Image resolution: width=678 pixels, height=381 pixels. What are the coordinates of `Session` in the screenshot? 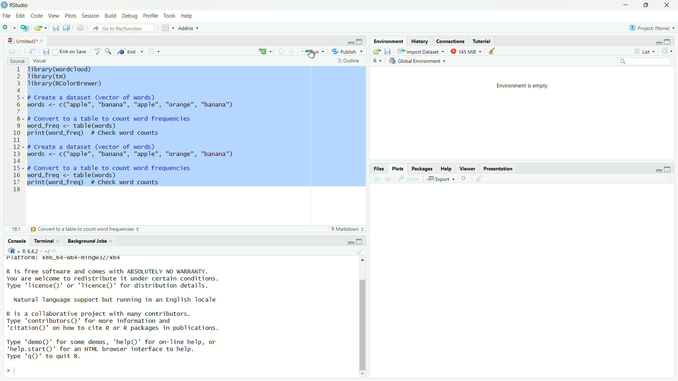 It's located at (91, 17).